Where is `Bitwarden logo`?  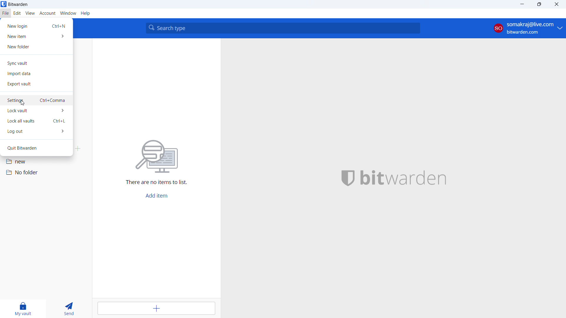
Bitwarden logo is located at coordinates (344, 178).